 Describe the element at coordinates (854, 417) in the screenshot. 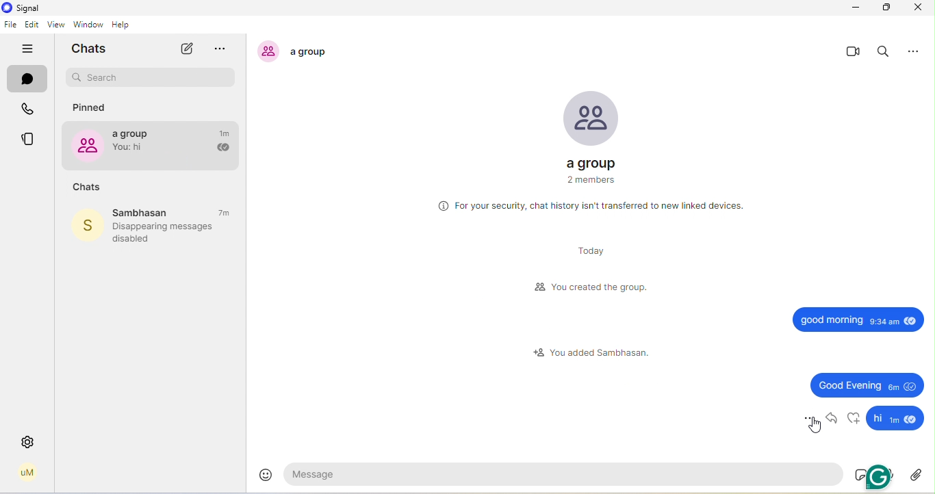

I see `add emoji` at that location.